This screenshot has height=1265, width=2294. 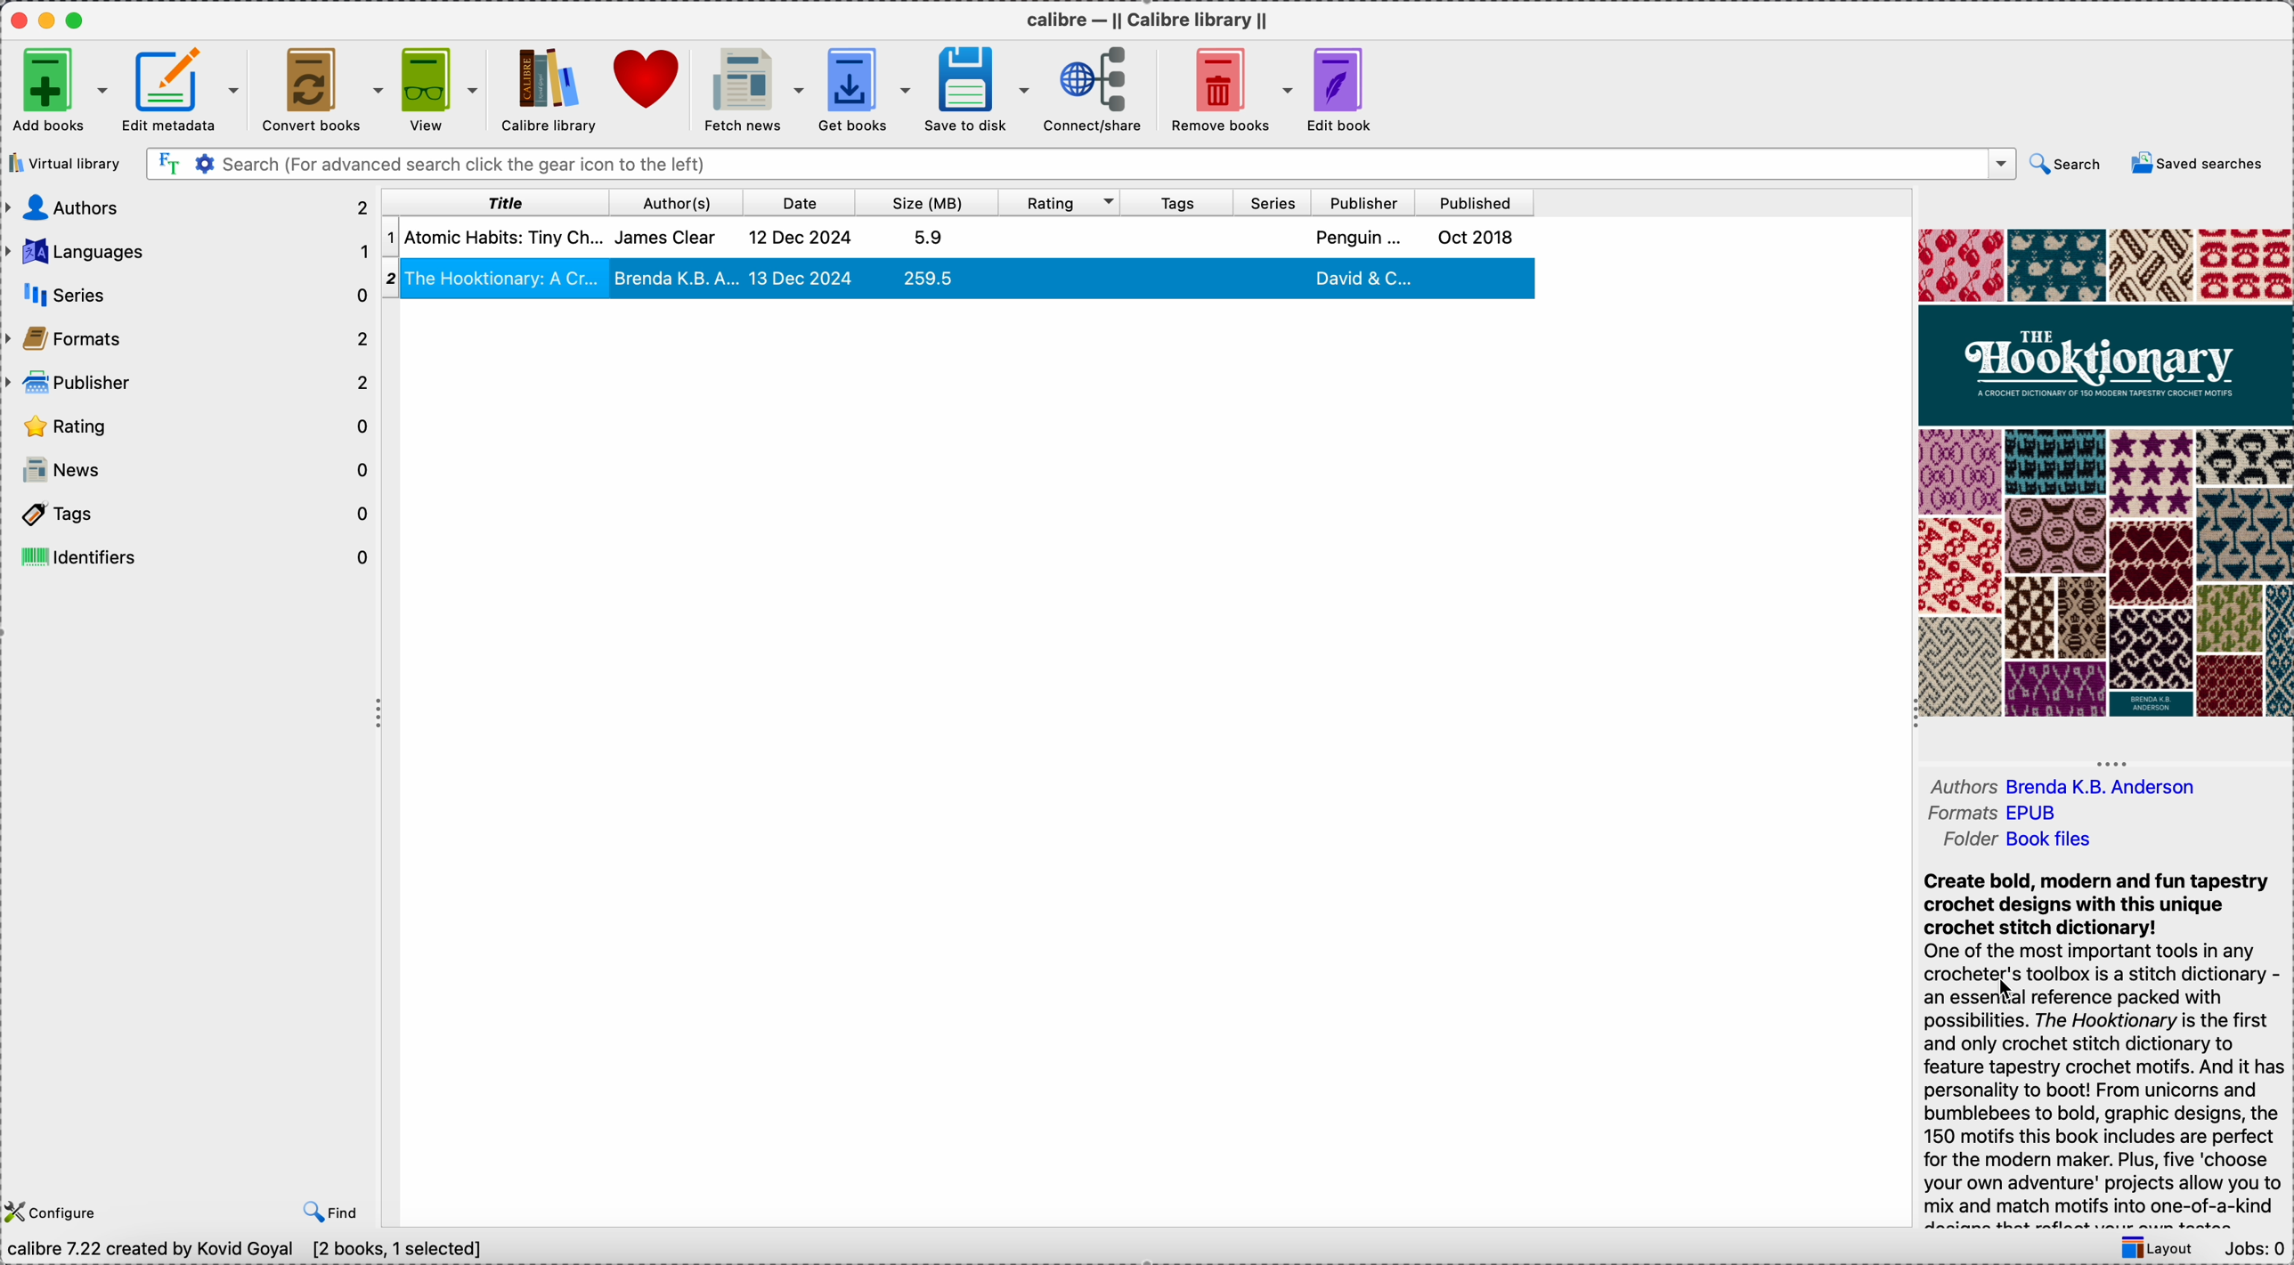 I want to click on jobs: 0, so click(x=2254, y=1246).